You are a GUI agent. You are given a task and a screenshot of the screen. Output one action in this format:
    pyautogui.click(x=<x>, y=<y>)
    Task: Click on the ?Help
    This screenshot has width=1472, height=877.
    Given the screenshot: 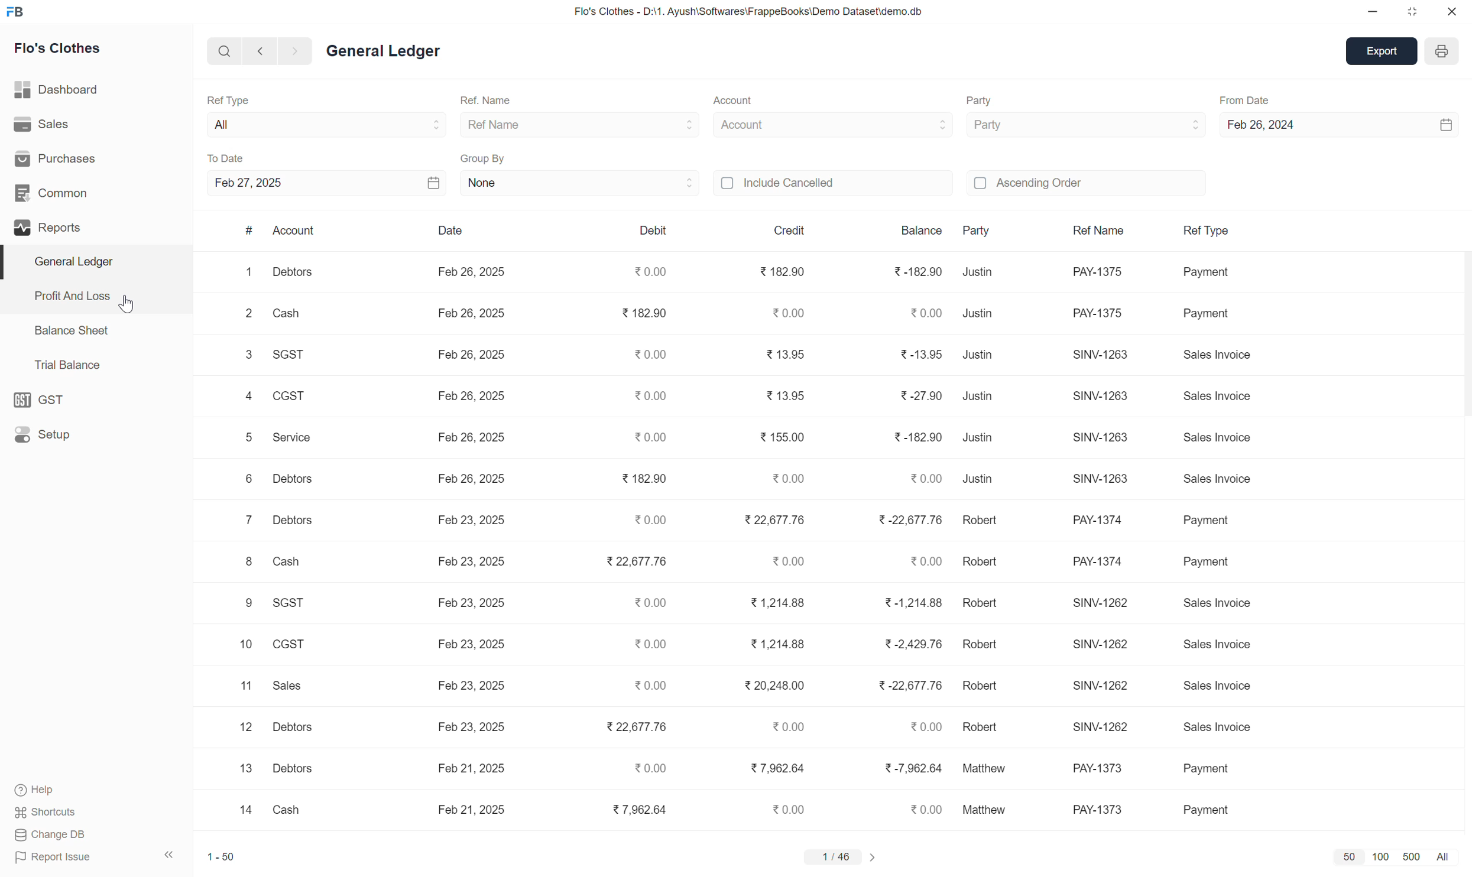 What is the action you would take?
    pyautogui.click(x=56, y=790)
    